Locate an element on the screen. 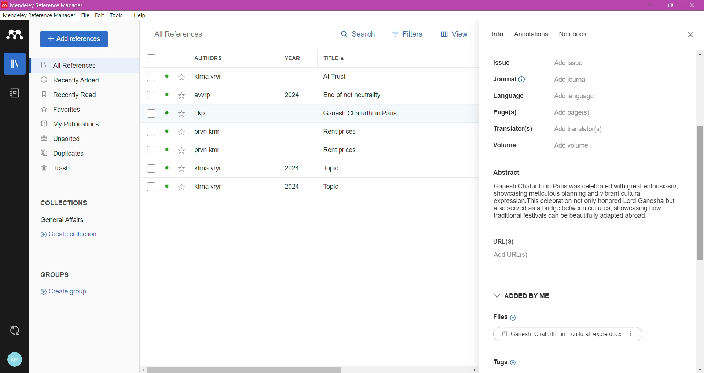 The width and height of the screenshot is (704, 373). Tags is located at coordinates (507, 362).